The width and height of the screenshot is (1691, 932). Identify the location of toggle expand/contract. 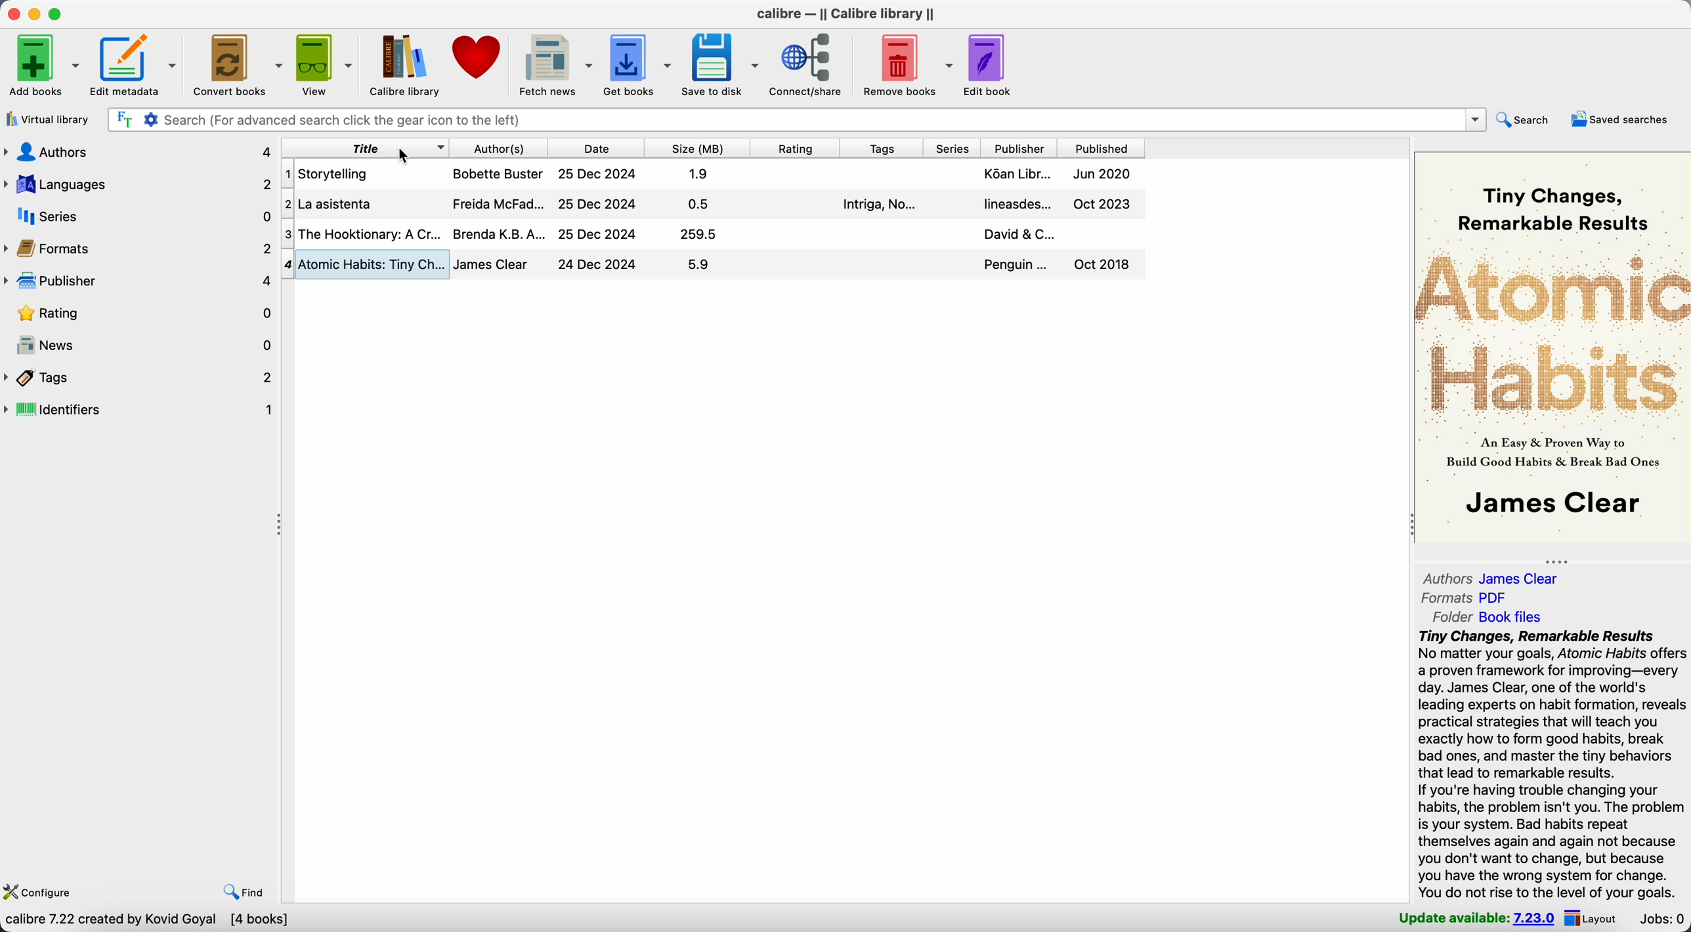
(1555, 561).